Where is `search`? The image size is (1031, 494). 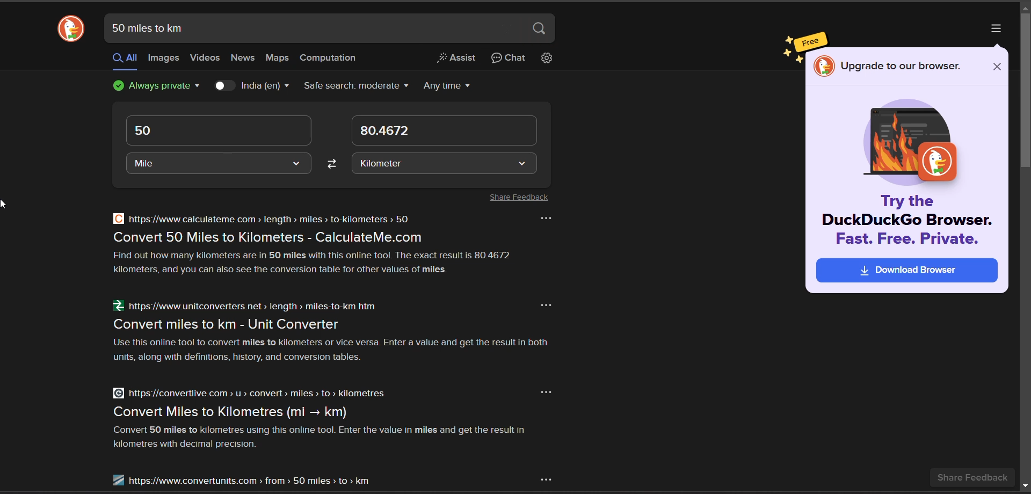 search is located at coordinates (538, 30).